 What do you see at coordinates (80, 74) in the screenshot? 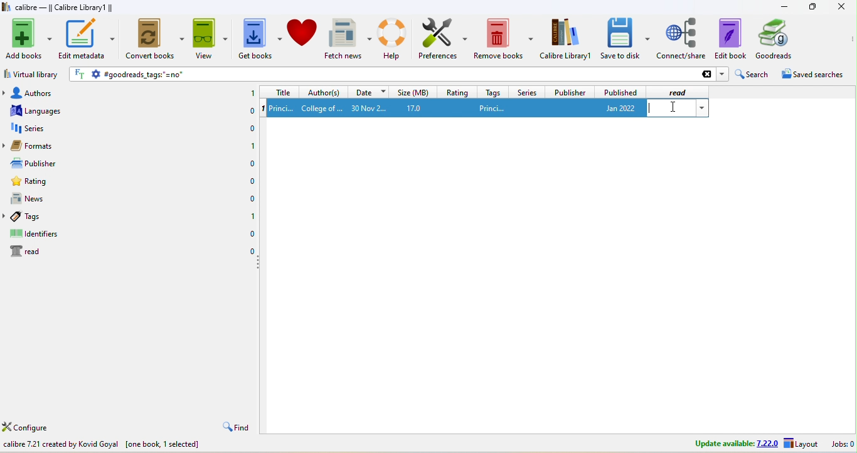
I see `FT` at bounding box center [80, 74].